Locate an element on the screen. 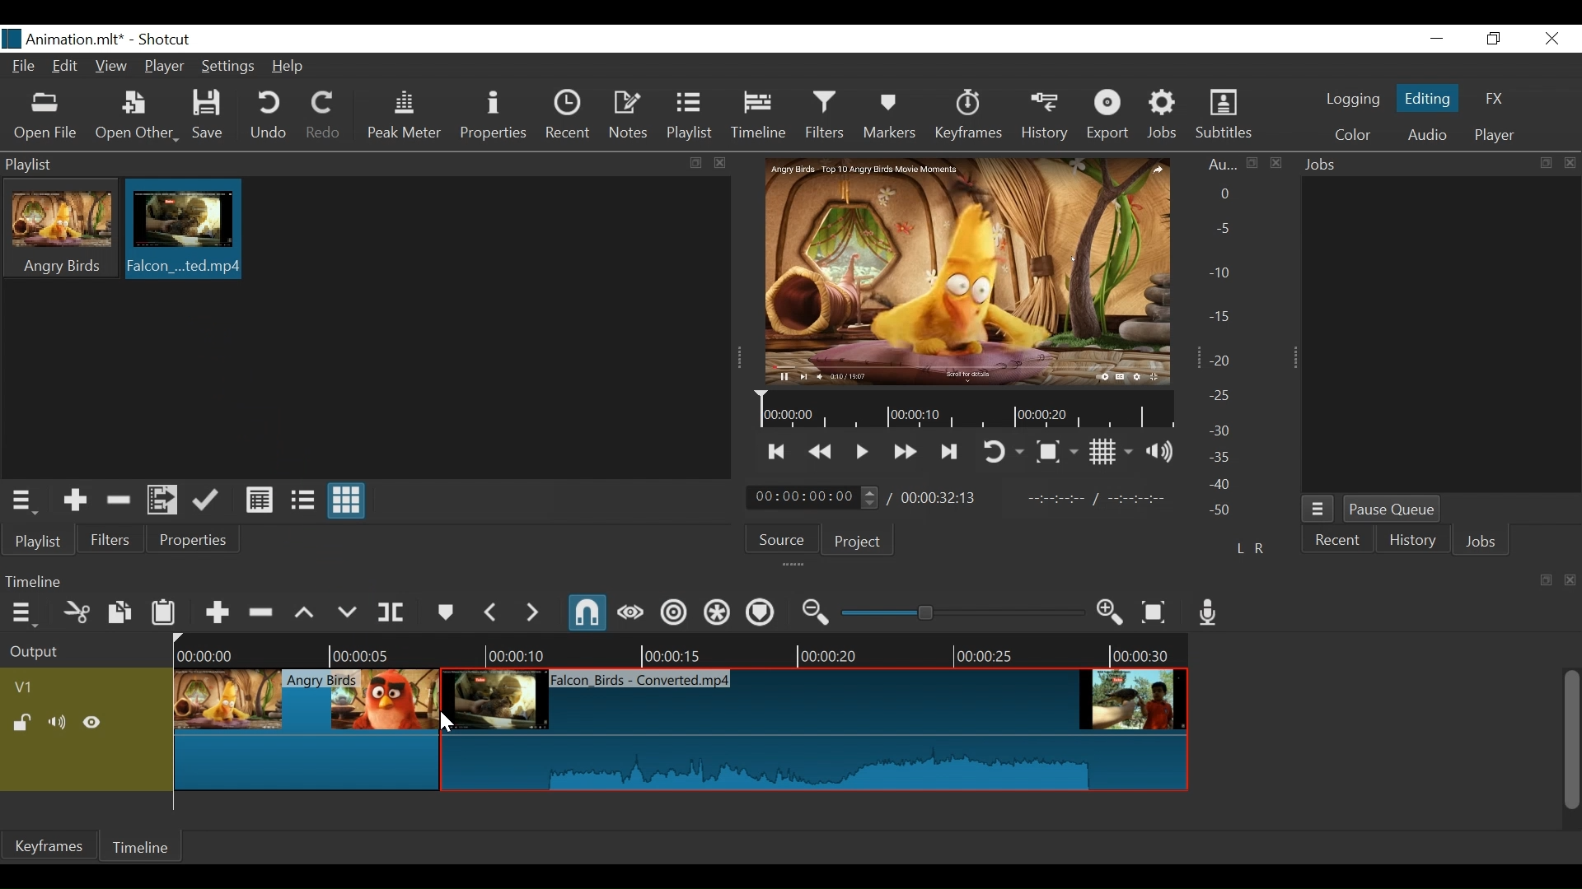  Zoom timeline in is located at coordinates (1111, 614).